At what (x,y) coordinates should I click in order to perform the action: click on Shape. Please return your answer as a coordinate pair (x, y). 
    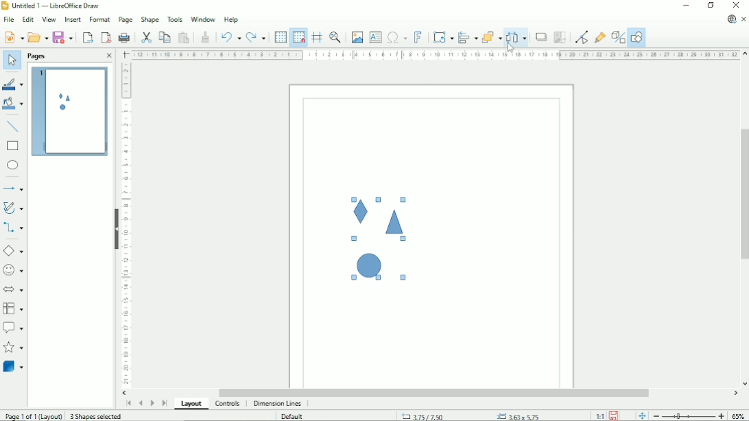
    Looking at the image, I should click on (150, 20).